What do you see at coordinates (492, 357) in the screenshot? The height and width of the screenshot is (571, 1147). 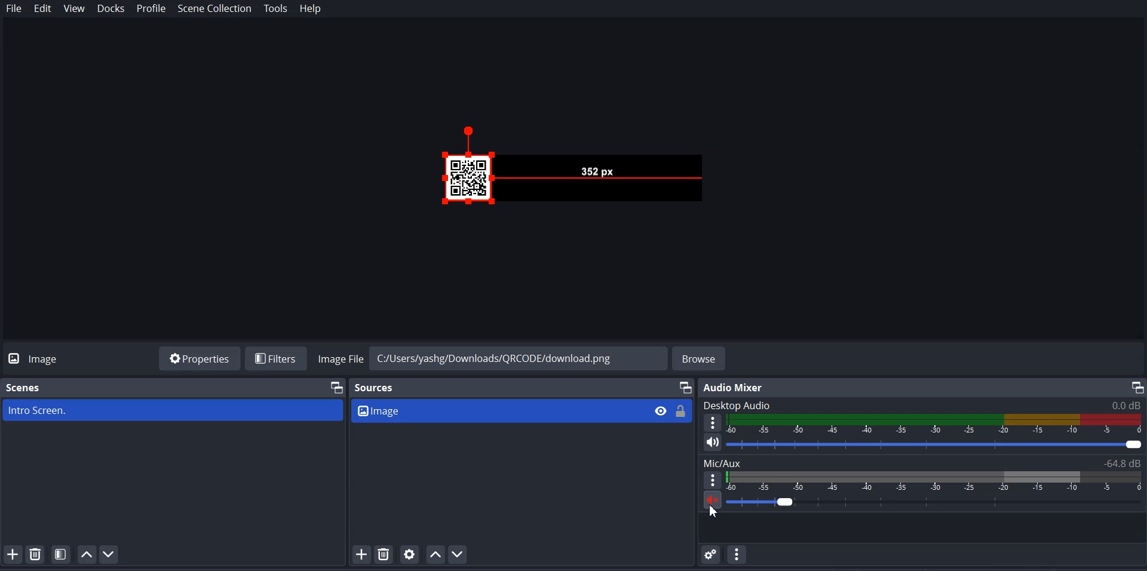 I see `File Path address` at bounding box center [492, 357].